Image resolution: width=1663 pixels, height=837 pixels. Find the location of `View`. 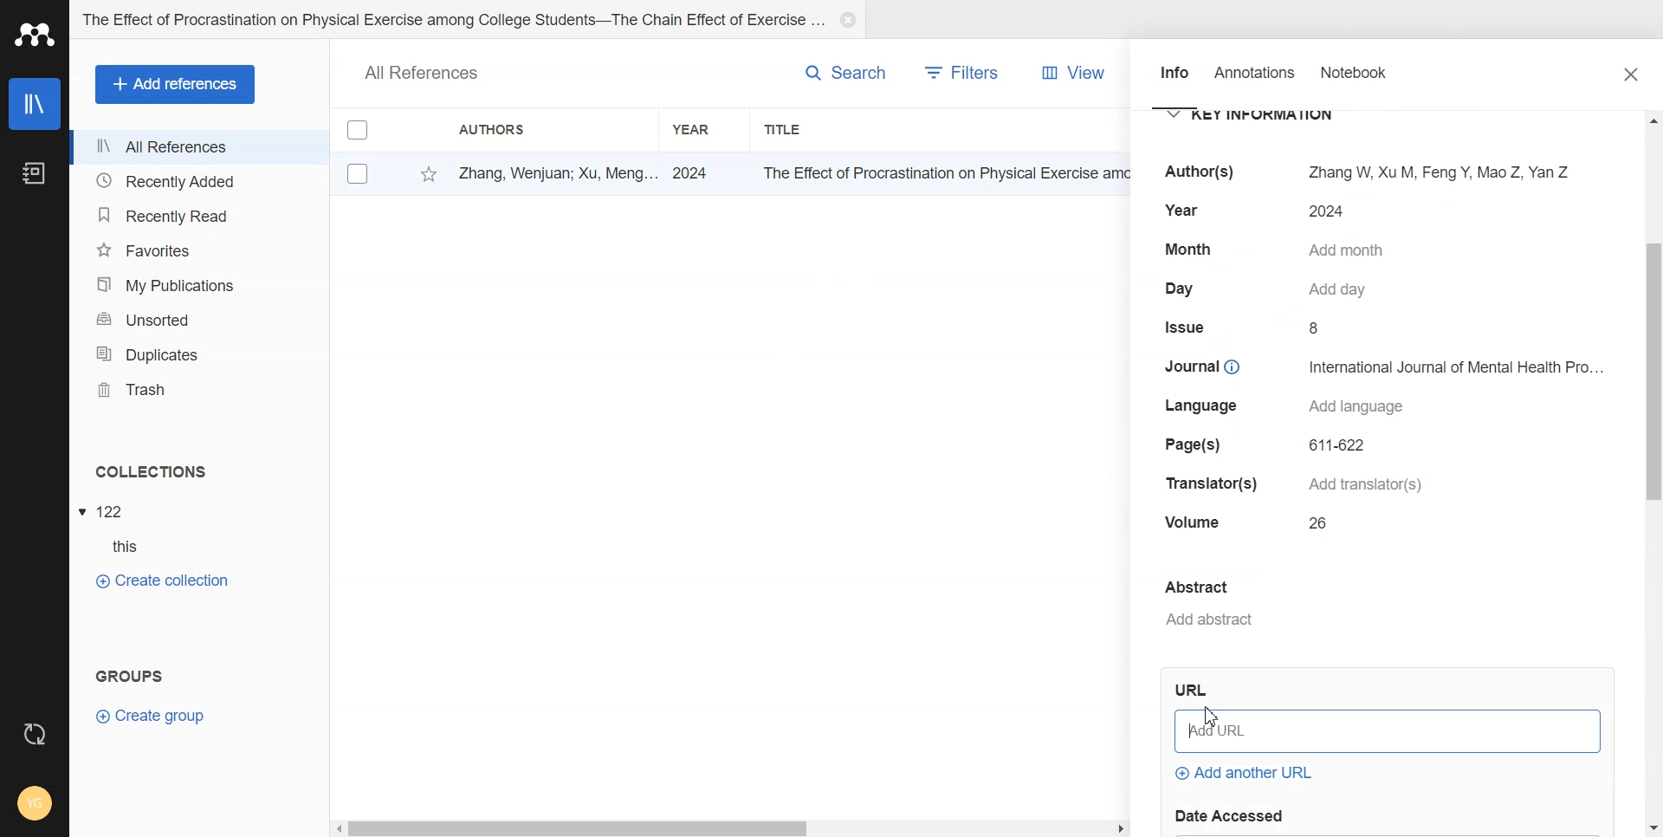

View is located at coordinates (1070, 72).